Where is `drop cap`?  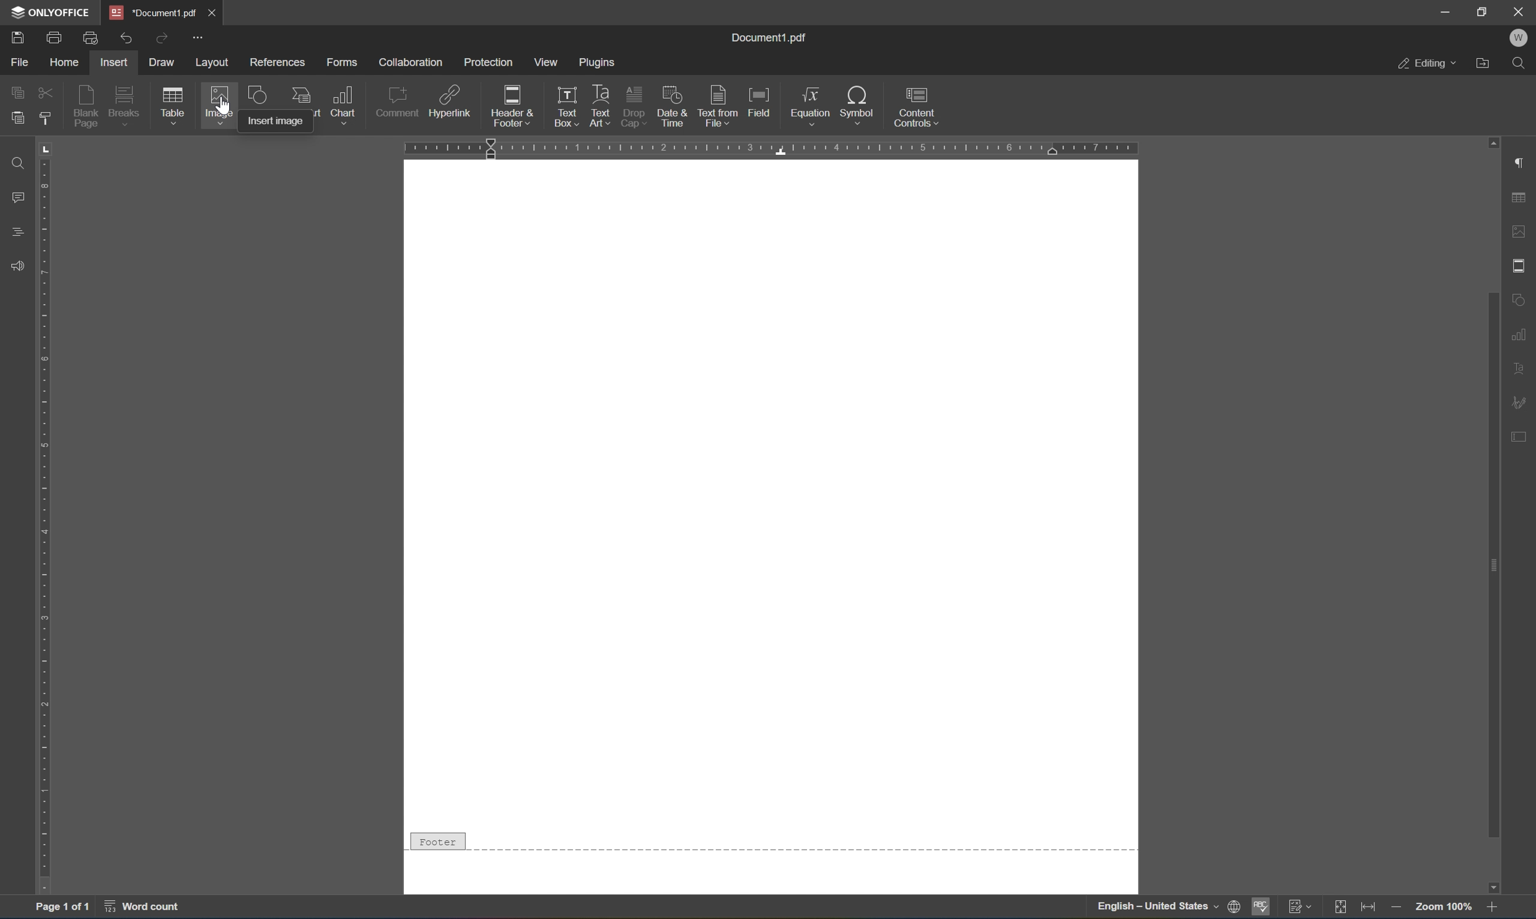
drop cap is located at coordinates (635, 95).